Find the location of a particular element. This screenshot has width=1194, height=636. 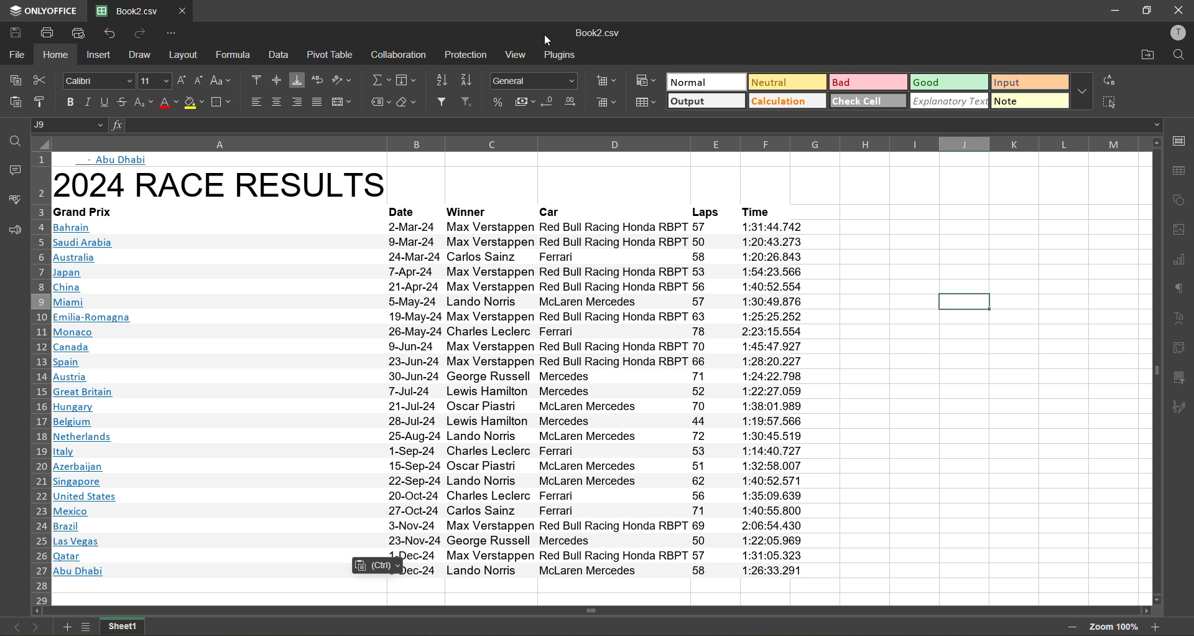

row number is located at coordinates (40, 377).